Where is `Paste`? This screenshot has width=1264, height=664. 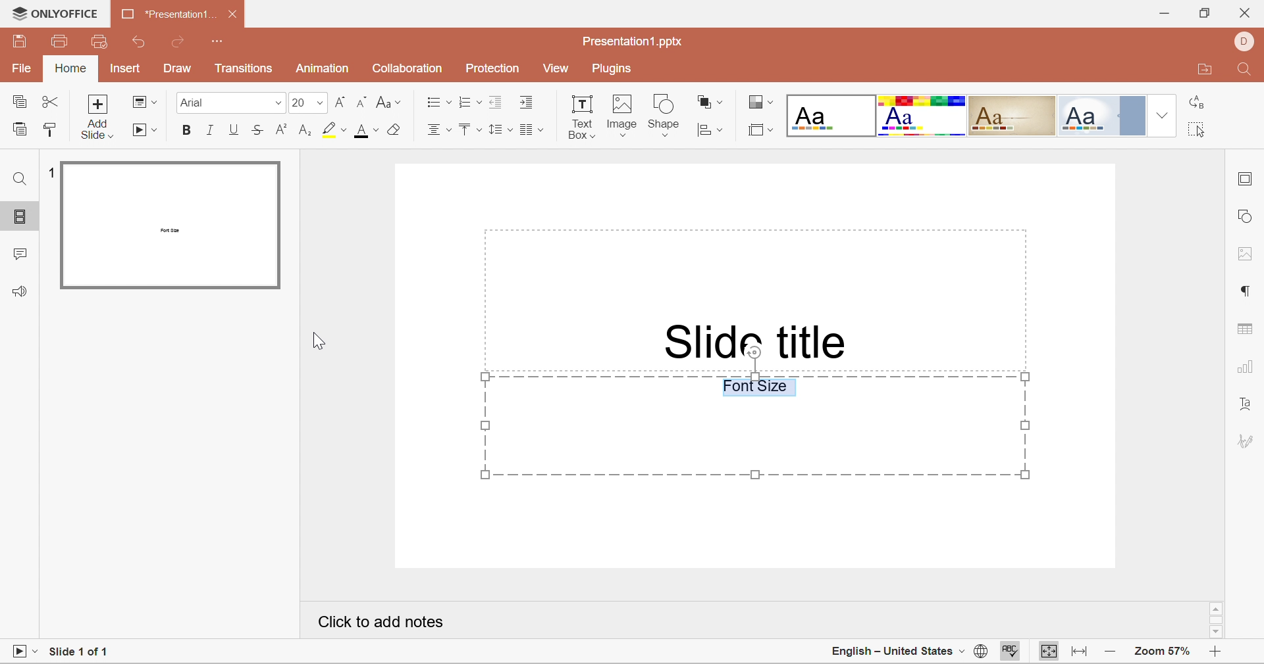 Paste is located at coordinates (19, 132).